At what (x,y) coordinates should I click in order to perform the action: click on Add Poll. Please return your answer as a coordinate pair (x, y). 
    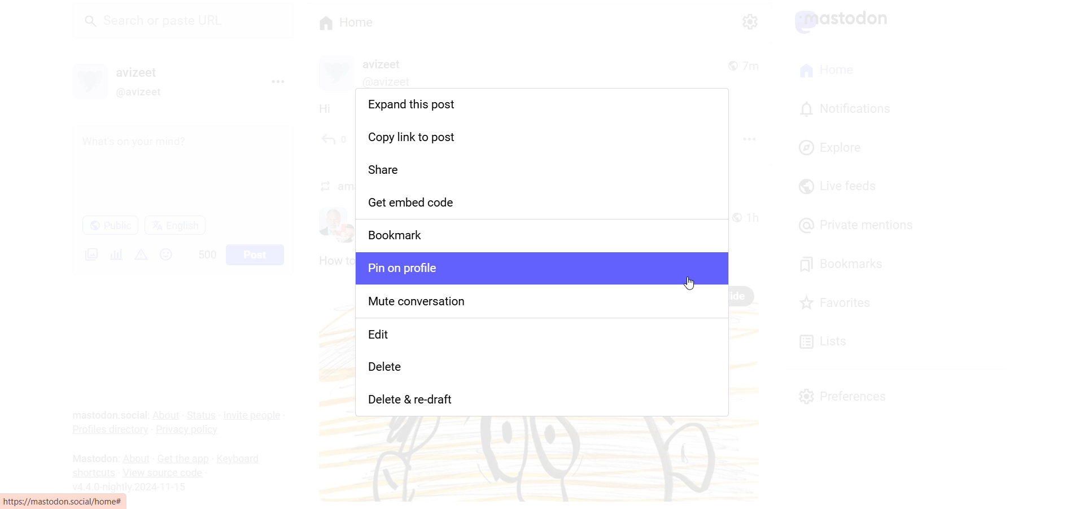
    Looking at the image, I should click on (114, 253).